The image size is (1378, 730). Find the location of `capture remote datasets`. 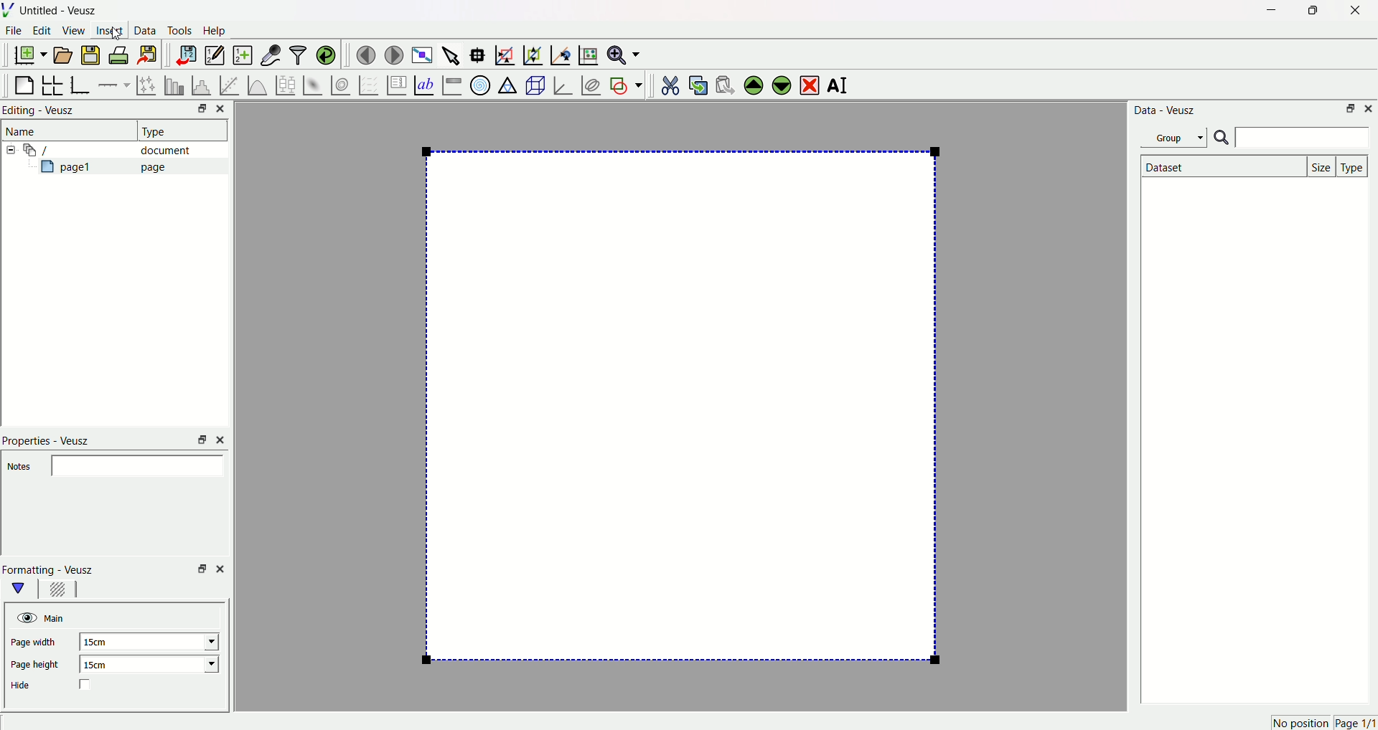

capture remote datasets is located at coordinates (269, 54).